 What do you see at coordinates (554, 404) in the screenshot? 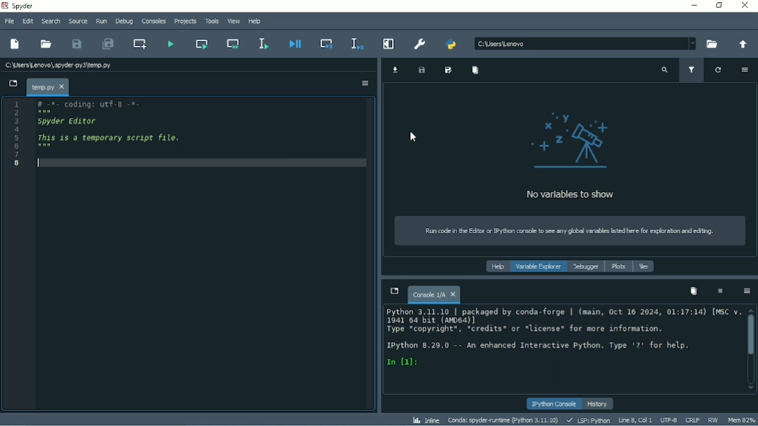
I see `IPython console` at bounding box center [554, 404].